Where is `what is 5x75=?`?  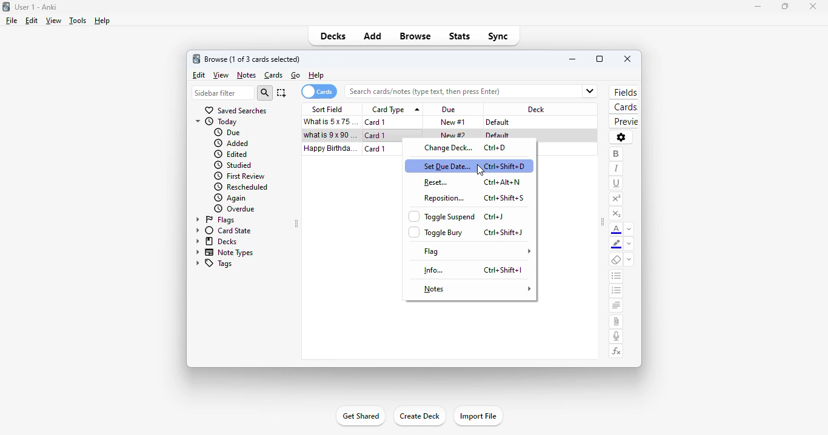
what is 5x75=? is located at coordinates (332, 121).